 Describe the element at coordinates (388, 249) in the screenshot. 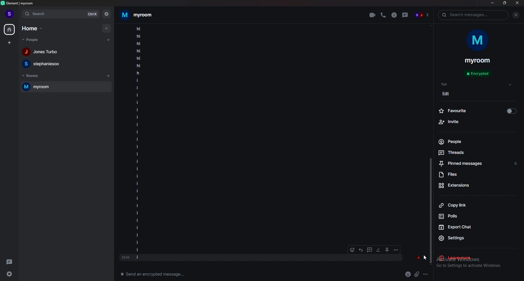

I see `pin` at that location.